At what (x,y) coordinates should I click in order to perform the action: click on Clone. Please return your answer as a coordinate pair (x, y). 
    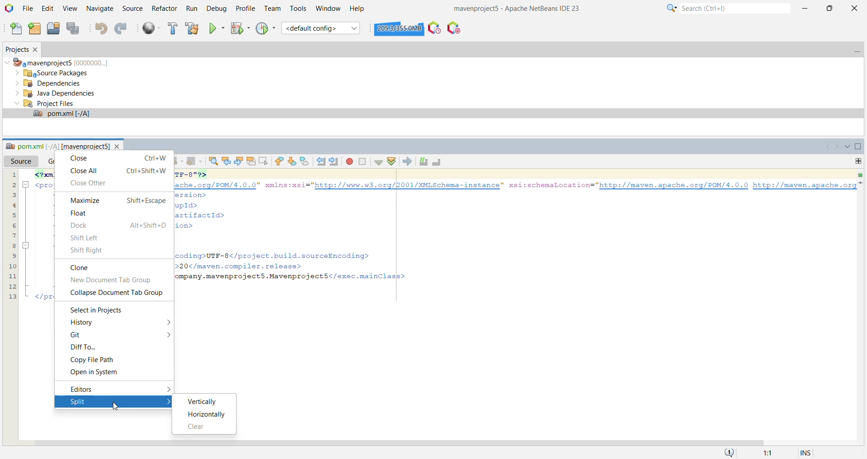
    Looking at the image, I should click on (79, 267).